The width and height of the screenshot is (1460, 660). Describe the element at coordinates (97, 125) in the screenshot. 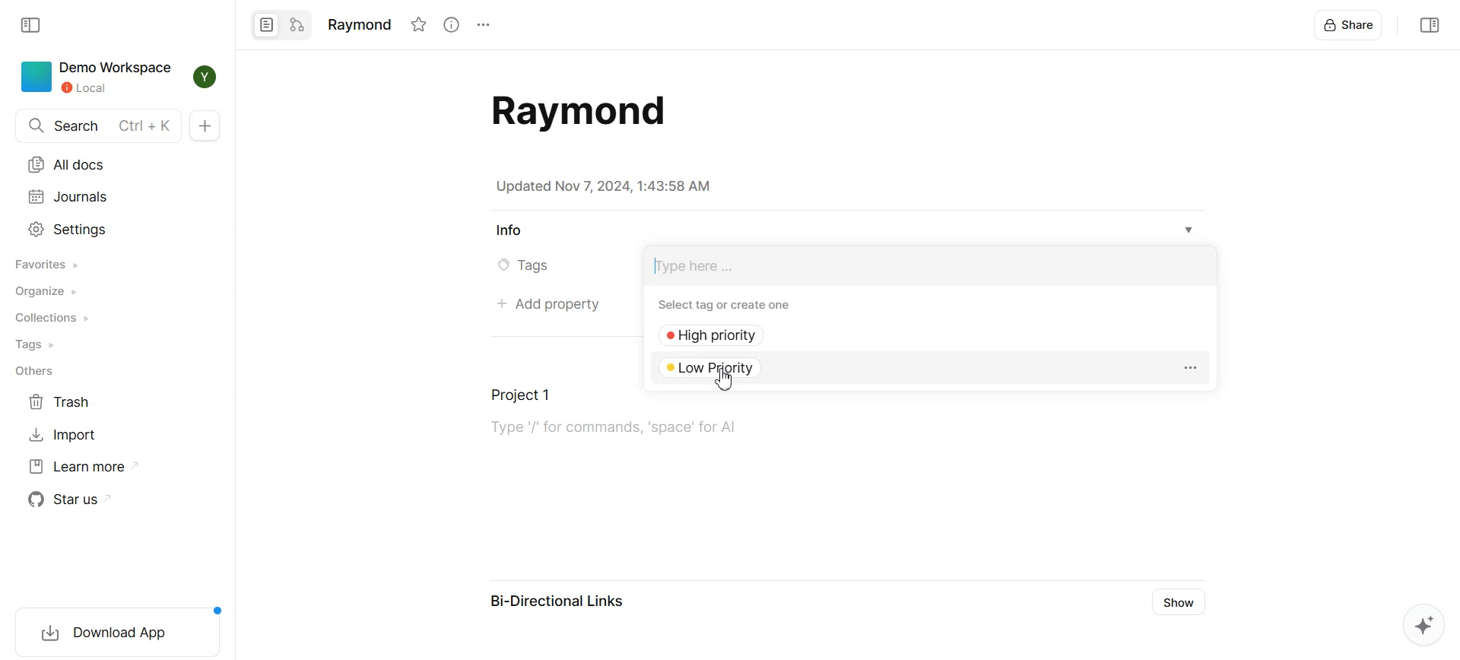

I see `Search doc` at that location.